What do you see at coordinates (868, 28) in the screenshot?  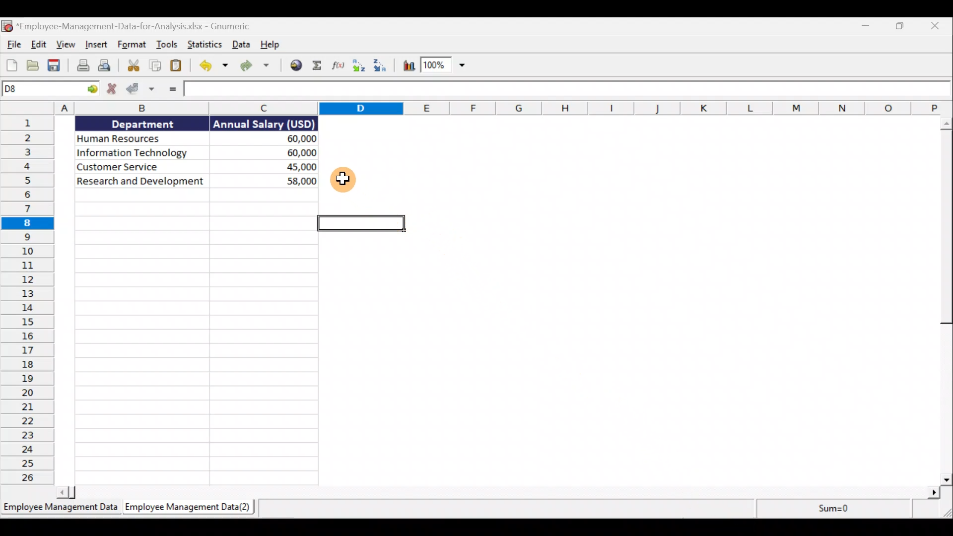 I see `Minimise` at bounding box center [868, 28].